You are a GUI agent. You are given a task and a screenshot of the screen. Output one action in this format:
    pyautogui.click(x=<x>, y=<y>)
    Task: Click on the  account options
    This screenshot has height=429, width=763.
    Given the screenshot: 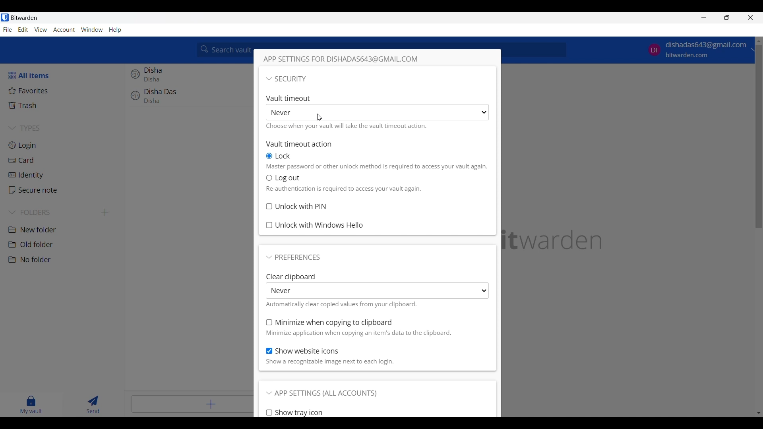 What is the action you would take?
    pyautogui.click(x=698, y=50)
    